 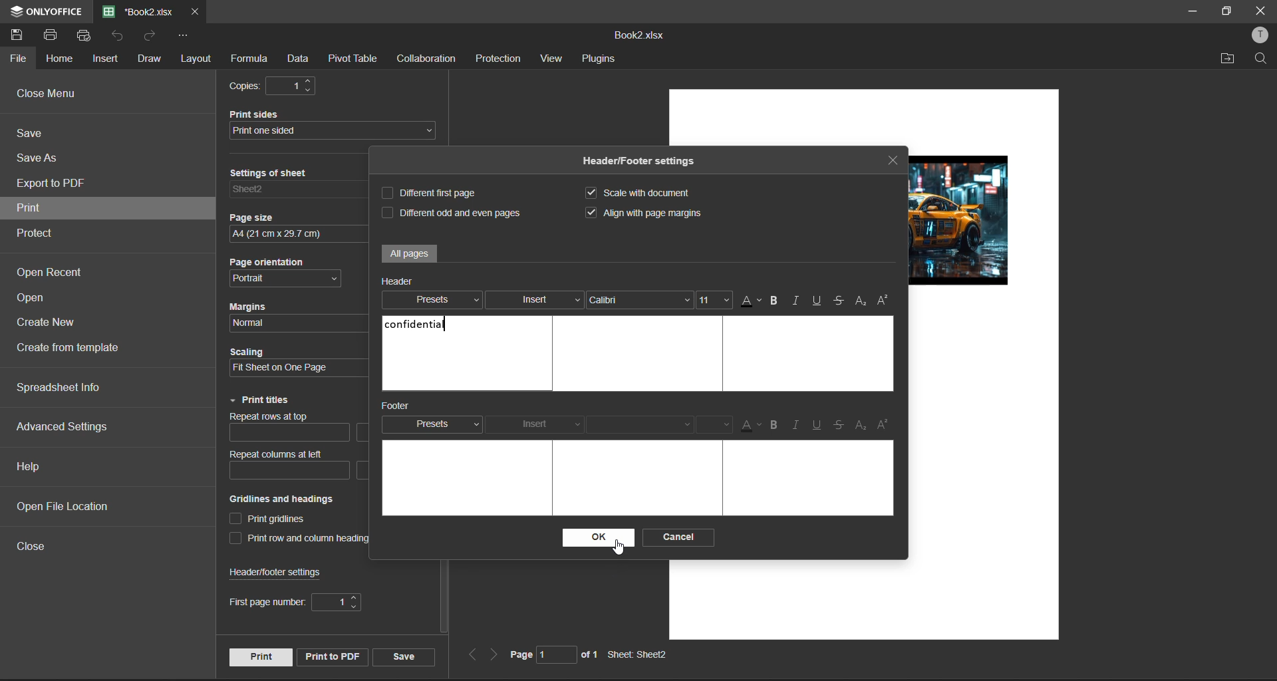 I want to click on print gridlines, so click(x=271, y=520).